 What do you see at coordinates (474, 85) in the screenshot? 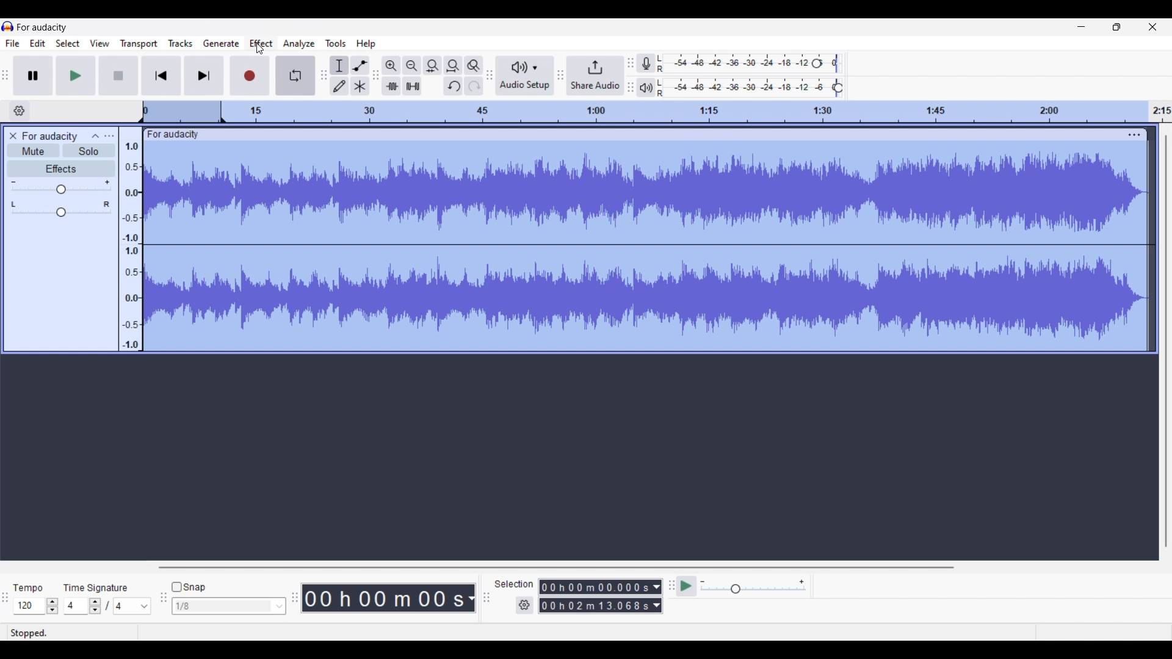
I see `Redo` at bounding box center [474, 85].